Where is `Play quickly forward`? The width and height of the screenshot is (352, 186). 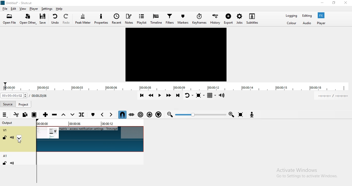 Play quickly forward is located at coordinates (169, 96).